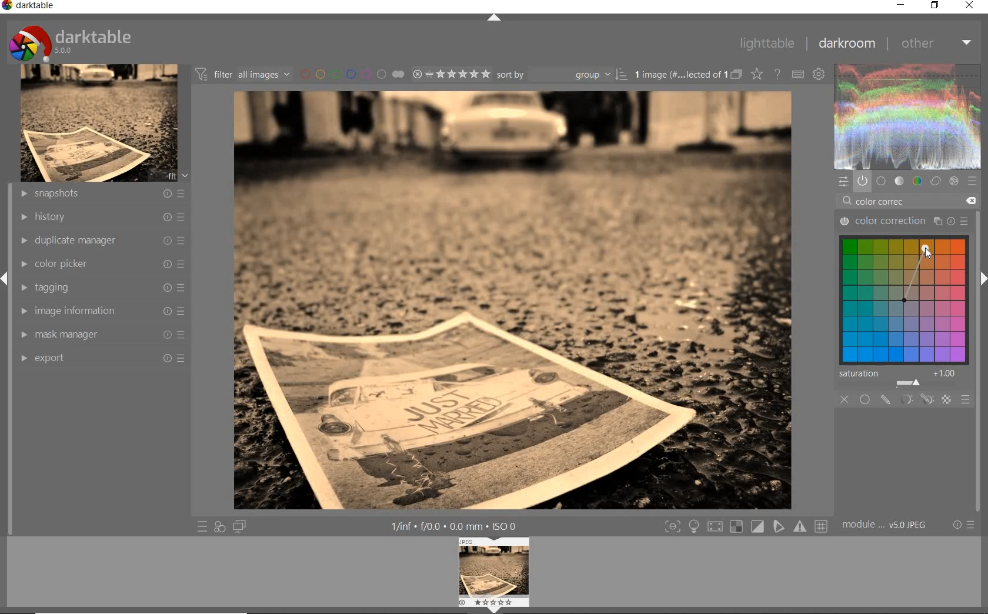  What do you see at coordinates (511, 301) in the screenshot?
I see `applied color correction wheel for harmony` at bounding box center [511, 301].